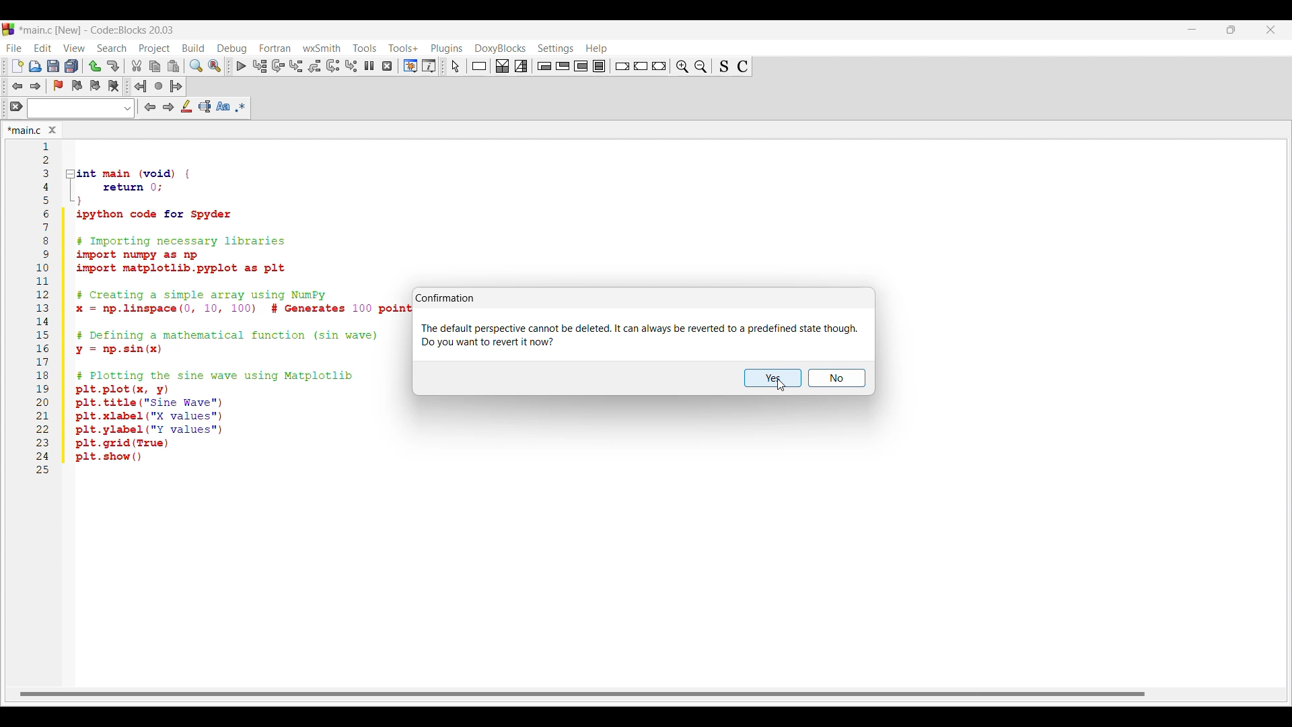 This screenshot has height=727, width=1292. I want to click on Return instruction, so click(659, 66).